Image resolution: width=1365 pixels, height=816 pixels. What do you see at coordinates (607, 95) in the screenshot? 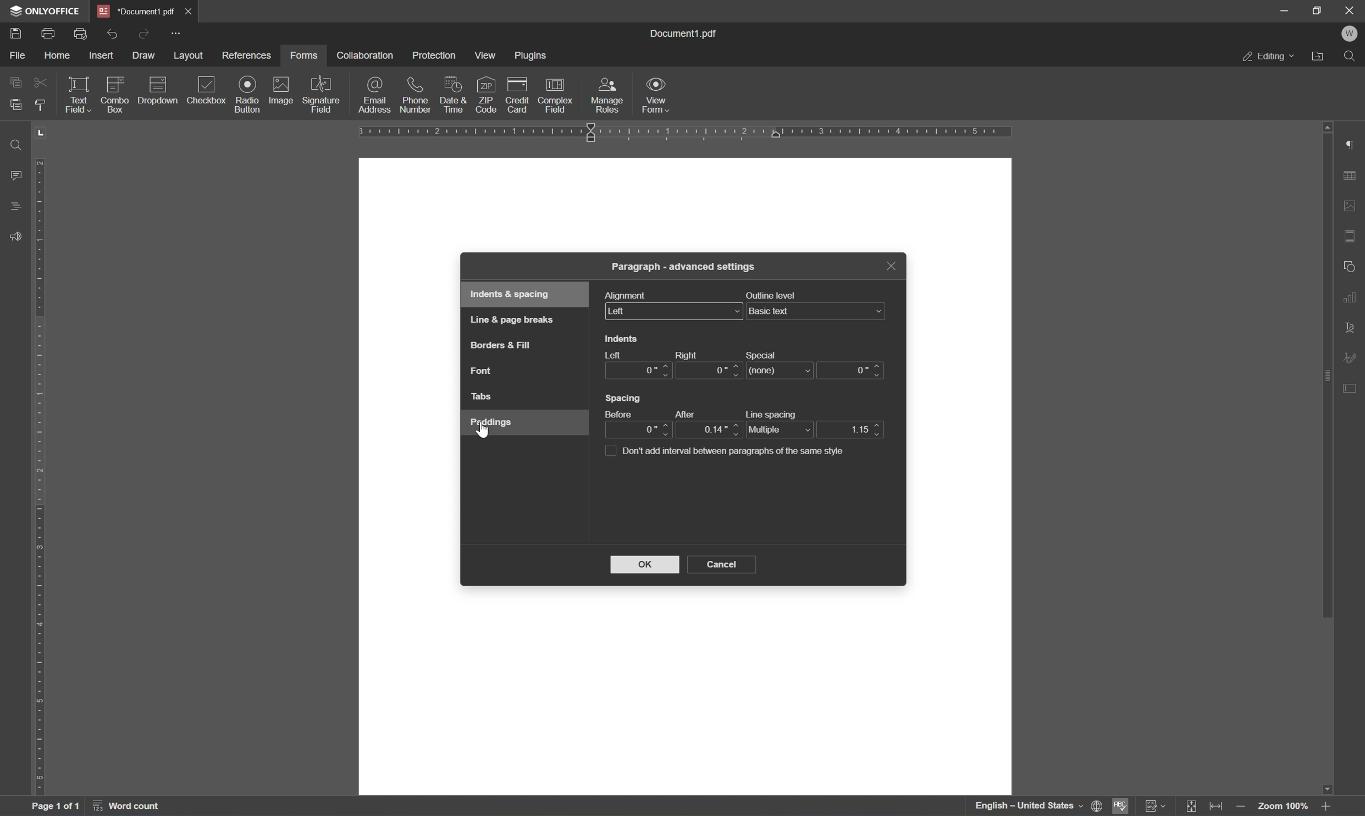
I see `manage roles` at bounding box center [607, 95].